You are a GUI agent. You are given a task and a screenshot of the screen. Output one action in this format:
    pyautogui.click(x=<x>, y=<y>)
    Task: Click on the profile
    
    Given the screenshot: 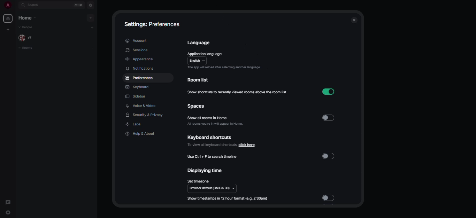 What is the action you would take?
    pyautogui.click(x=7, y=5)
    